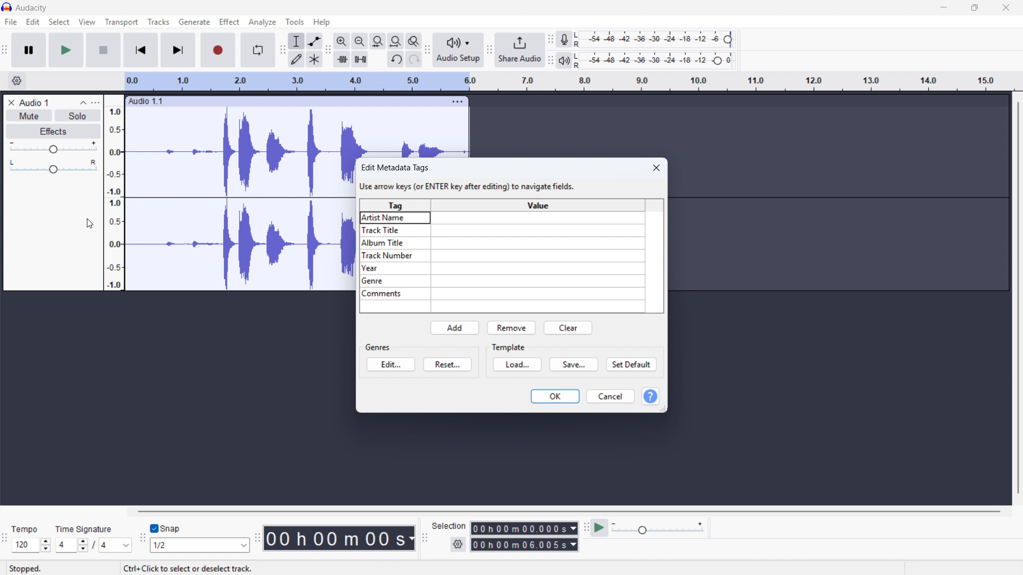 Image resolution: width=1023 pixels, height=575 pixels. I want to click on remove, so click(511, 328).